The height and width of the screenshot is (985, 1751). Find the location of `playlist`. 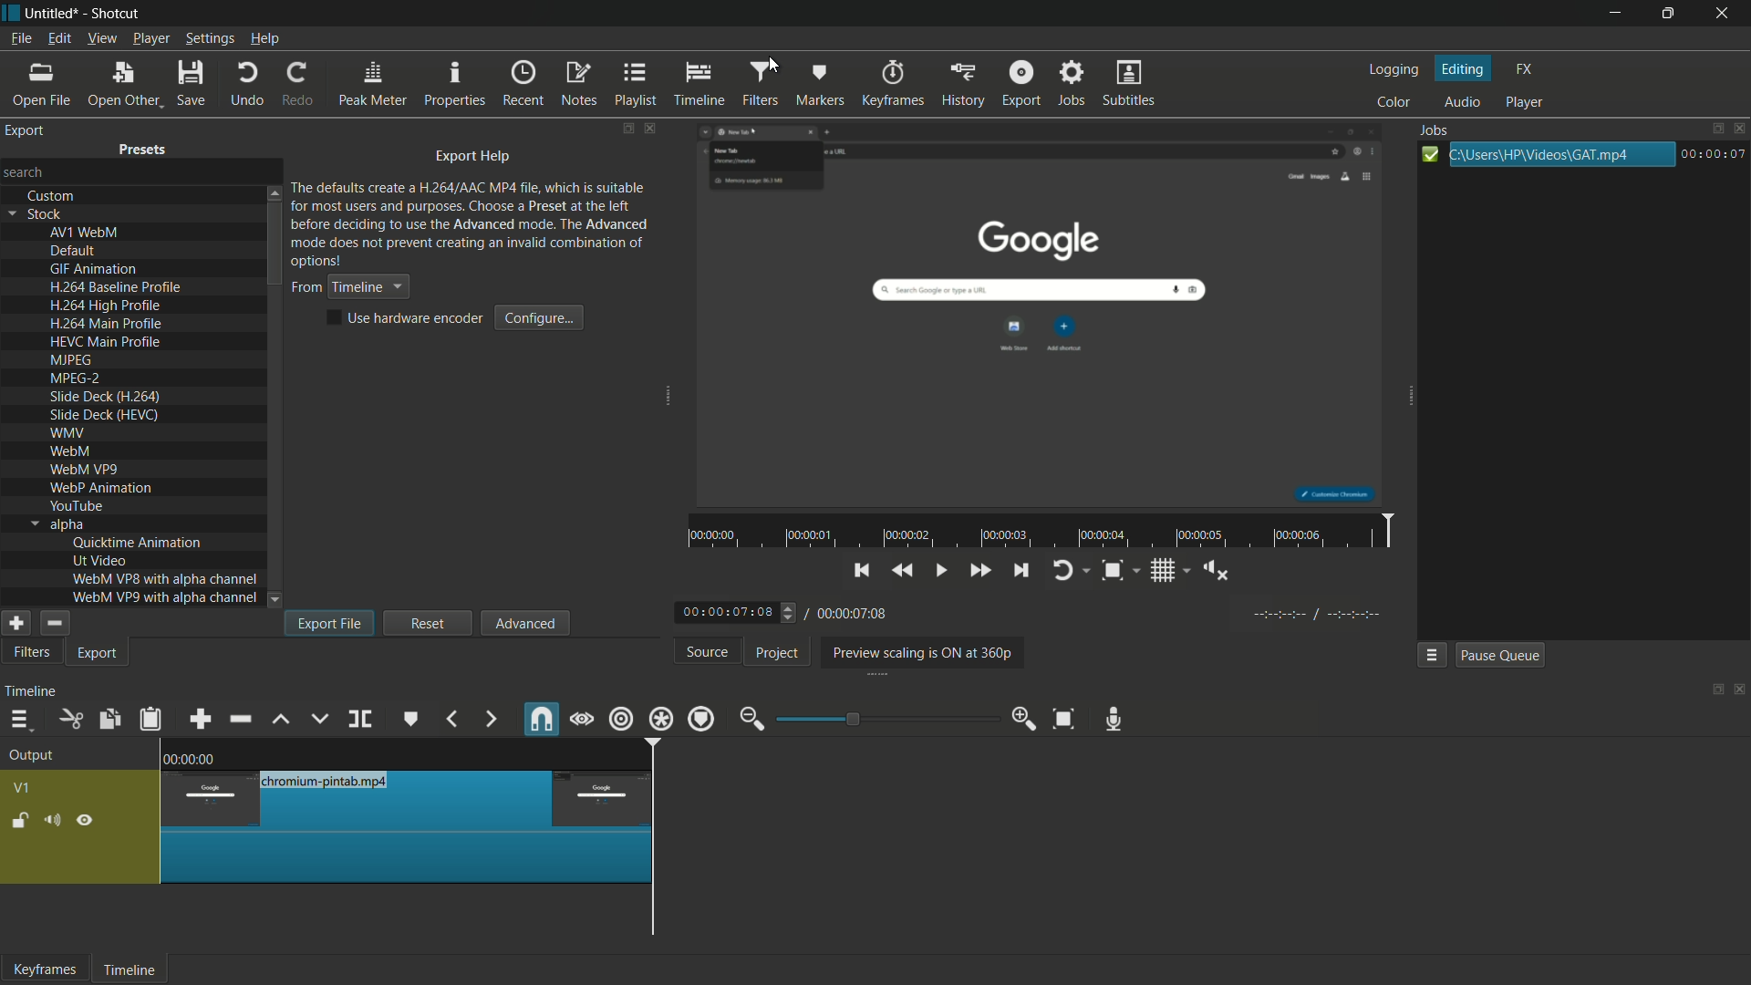

playlist is located at coordinates (637, 83).